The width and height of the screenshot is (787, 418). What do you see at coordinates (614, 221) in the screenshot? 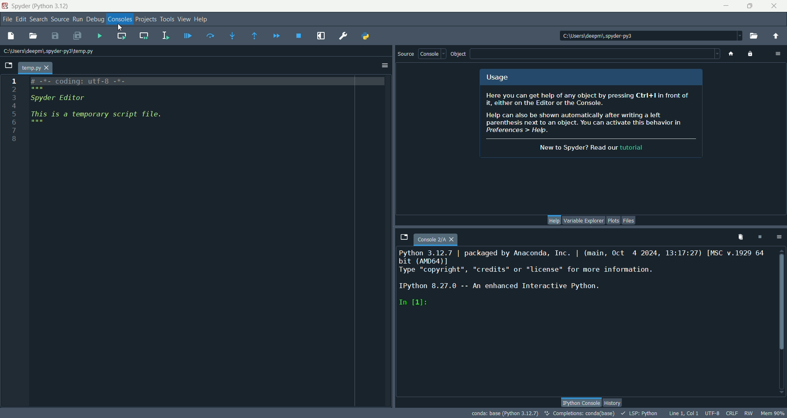
I see `plots` at bounding box center [614, 221].